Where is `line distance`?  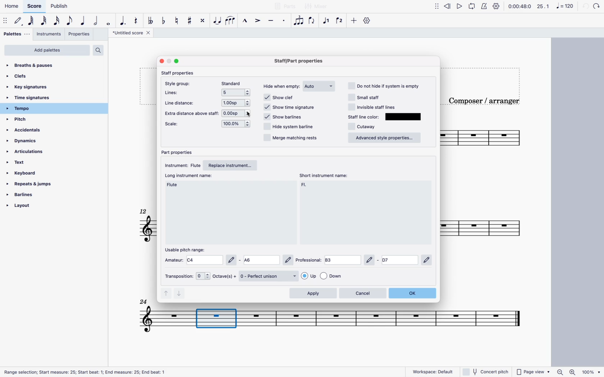 line distance is located at coordinates (181, 103).